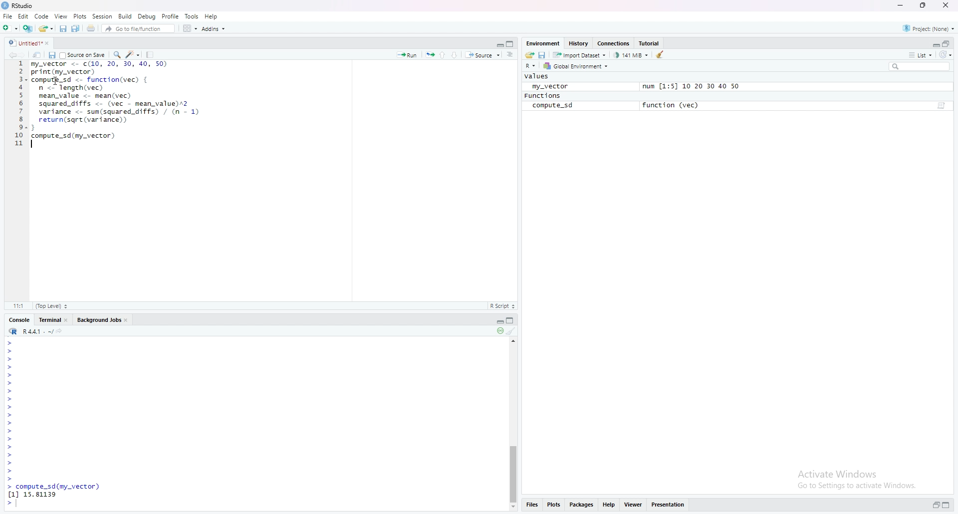  What do you see at coordinates (11, 415) in the screenshot?
I see `Prompt cursor` at bounding box center [11, 415].